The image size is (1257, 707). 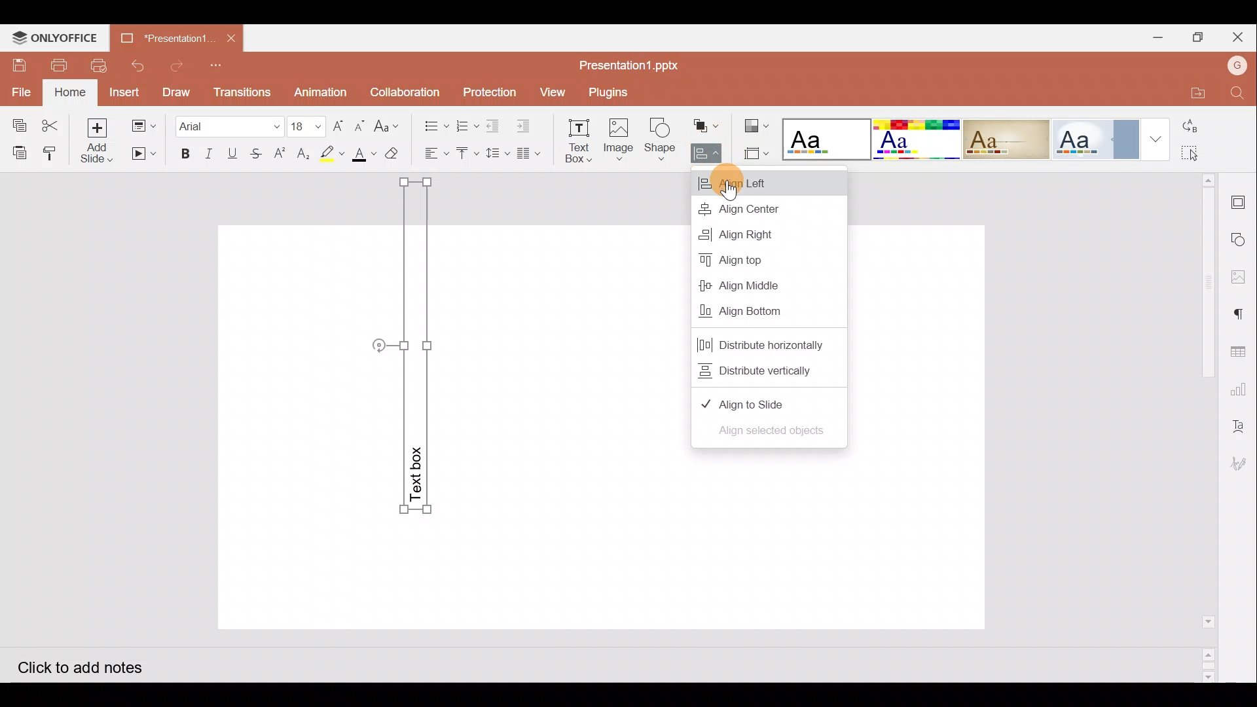 I want to click on Close document, so click(x=230, y=37).